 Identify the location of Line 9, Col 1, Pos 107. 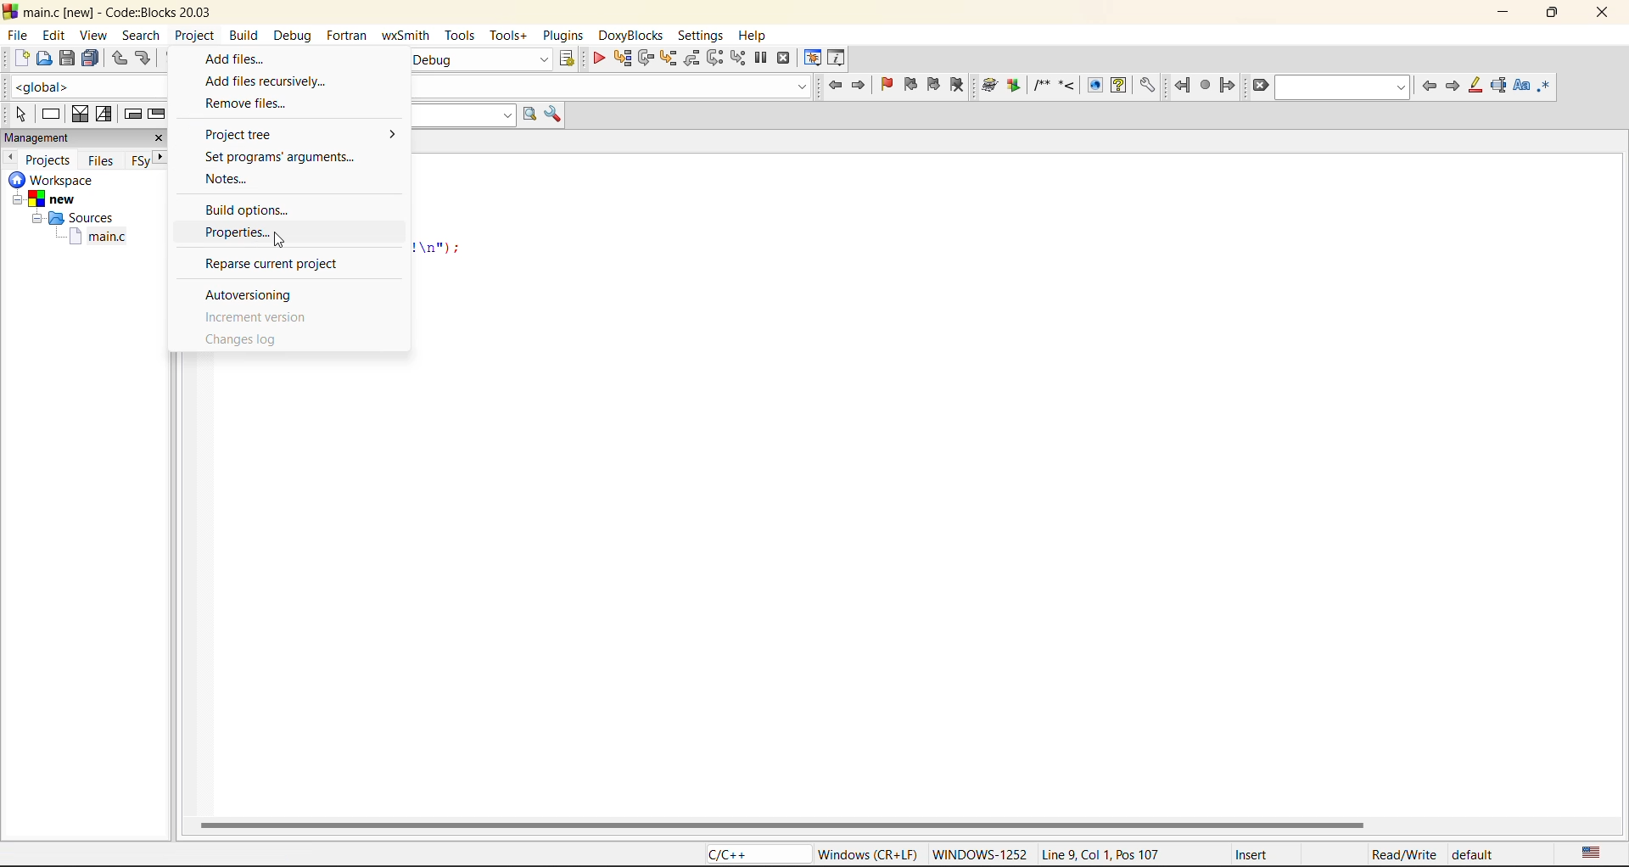
(1100, 857).